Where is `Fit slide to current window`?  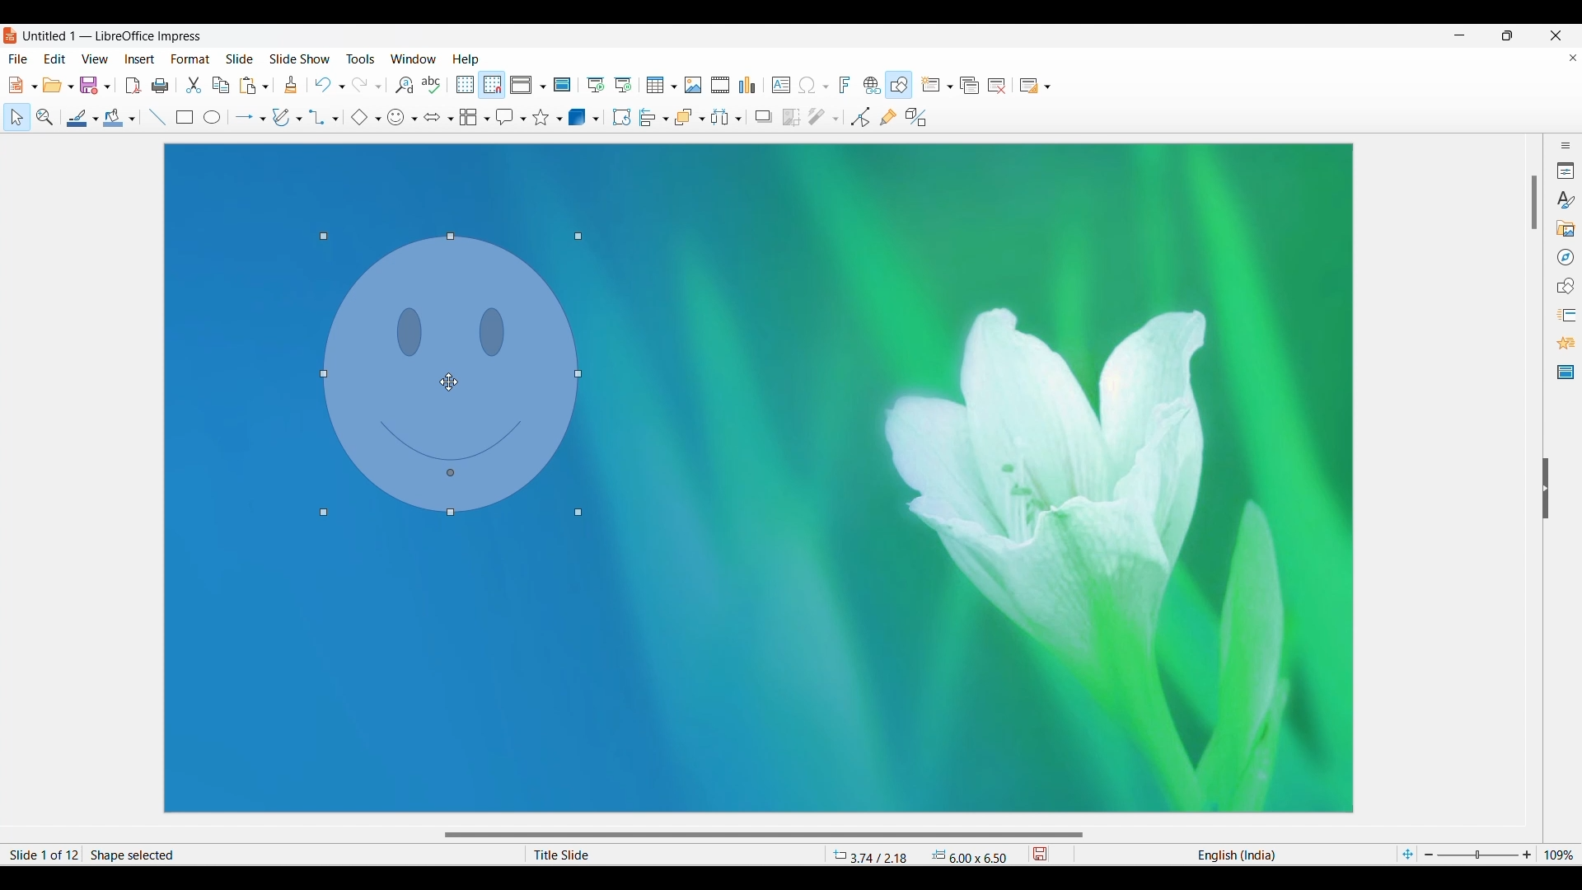
Fit slide to current window is located at coordinates (1407, 855).